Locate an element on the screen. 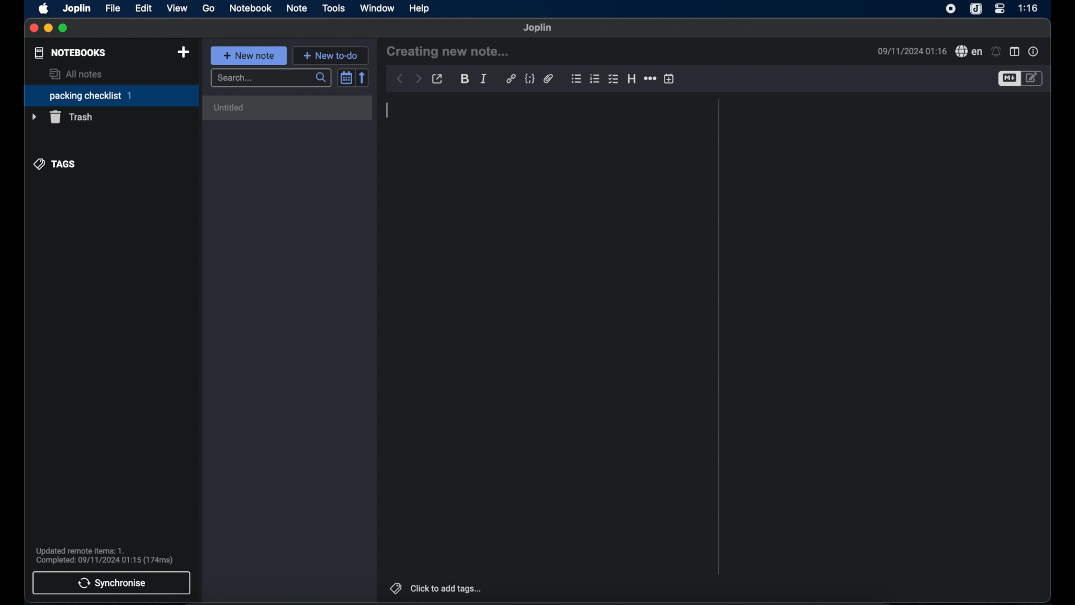 This screenshot has height=605, width=1075. text cursor is located at coordinates (387, 111).